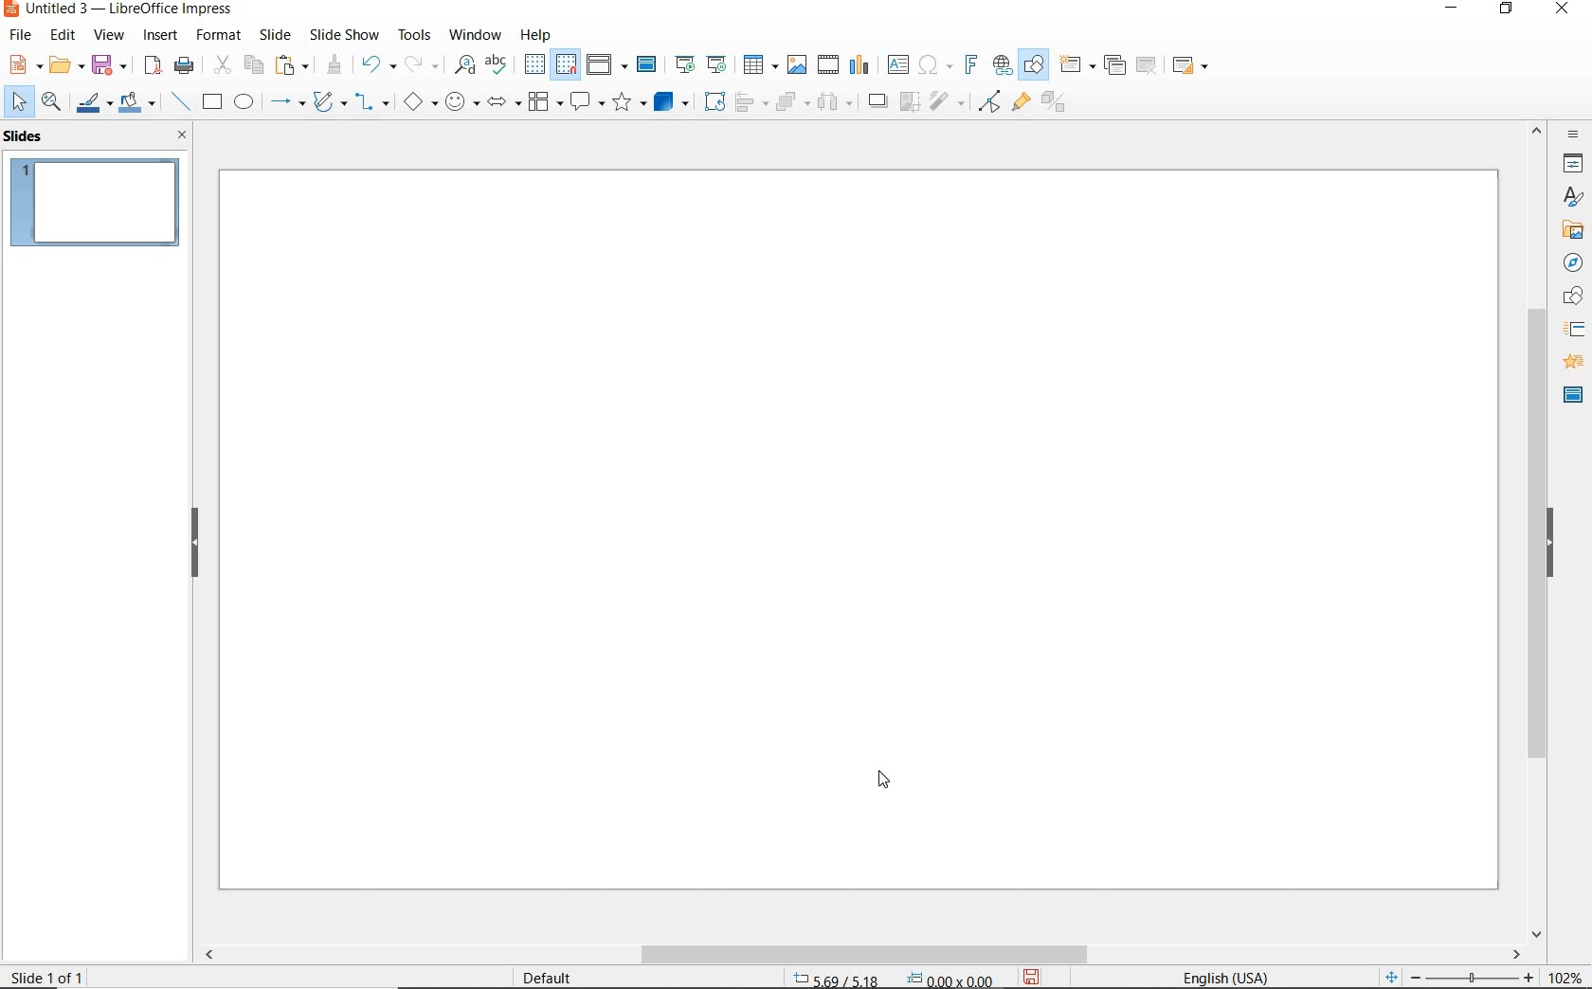  Describe the element at coordinates (461, 101) in the screenshot. I see `SYMBOL SHAPES` at that location.